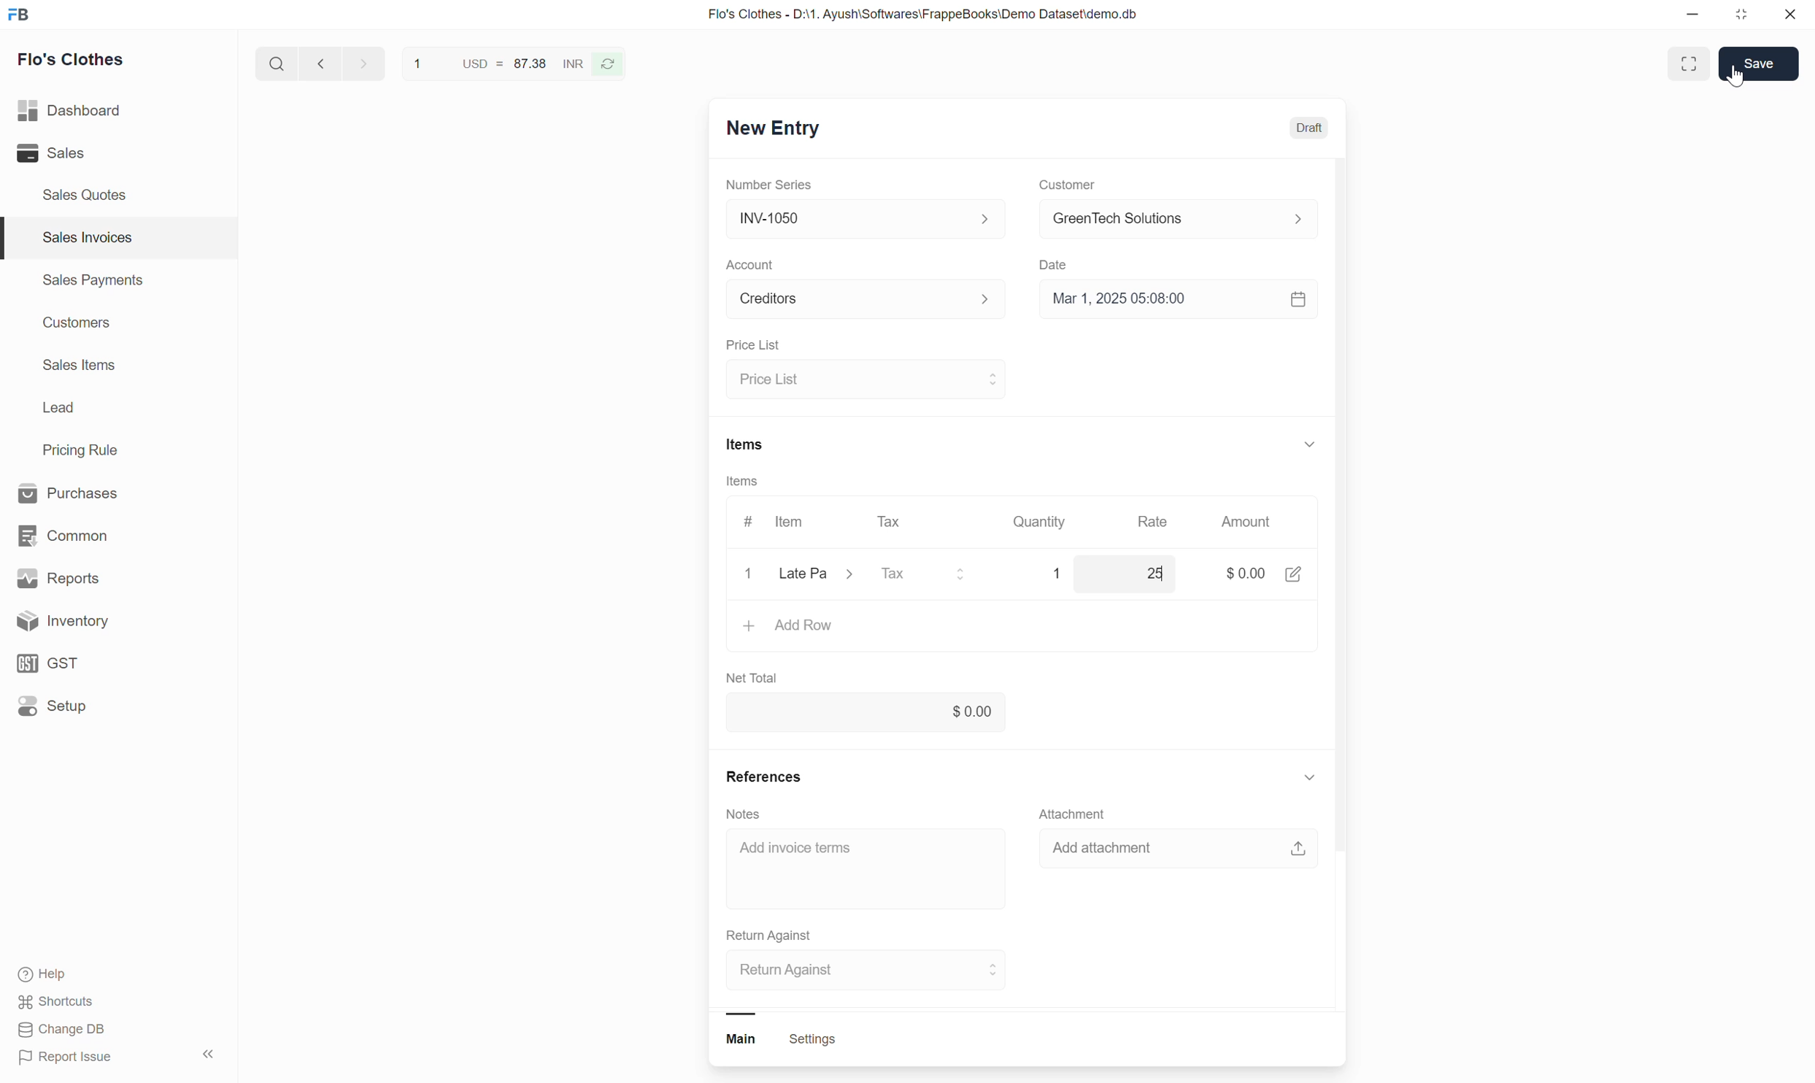 The width and height of the screenshot is (1815, 1083). I want to click on Frappe Book logo, so click(23, 16).